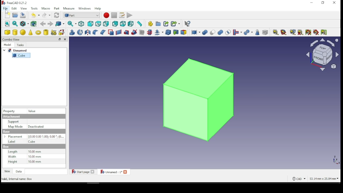 The width and height of the screenshot is (343, 193). What do you see at coordinates (95, 32) in the screenshot?
I see `fillet` at bounding box center [95, 32].